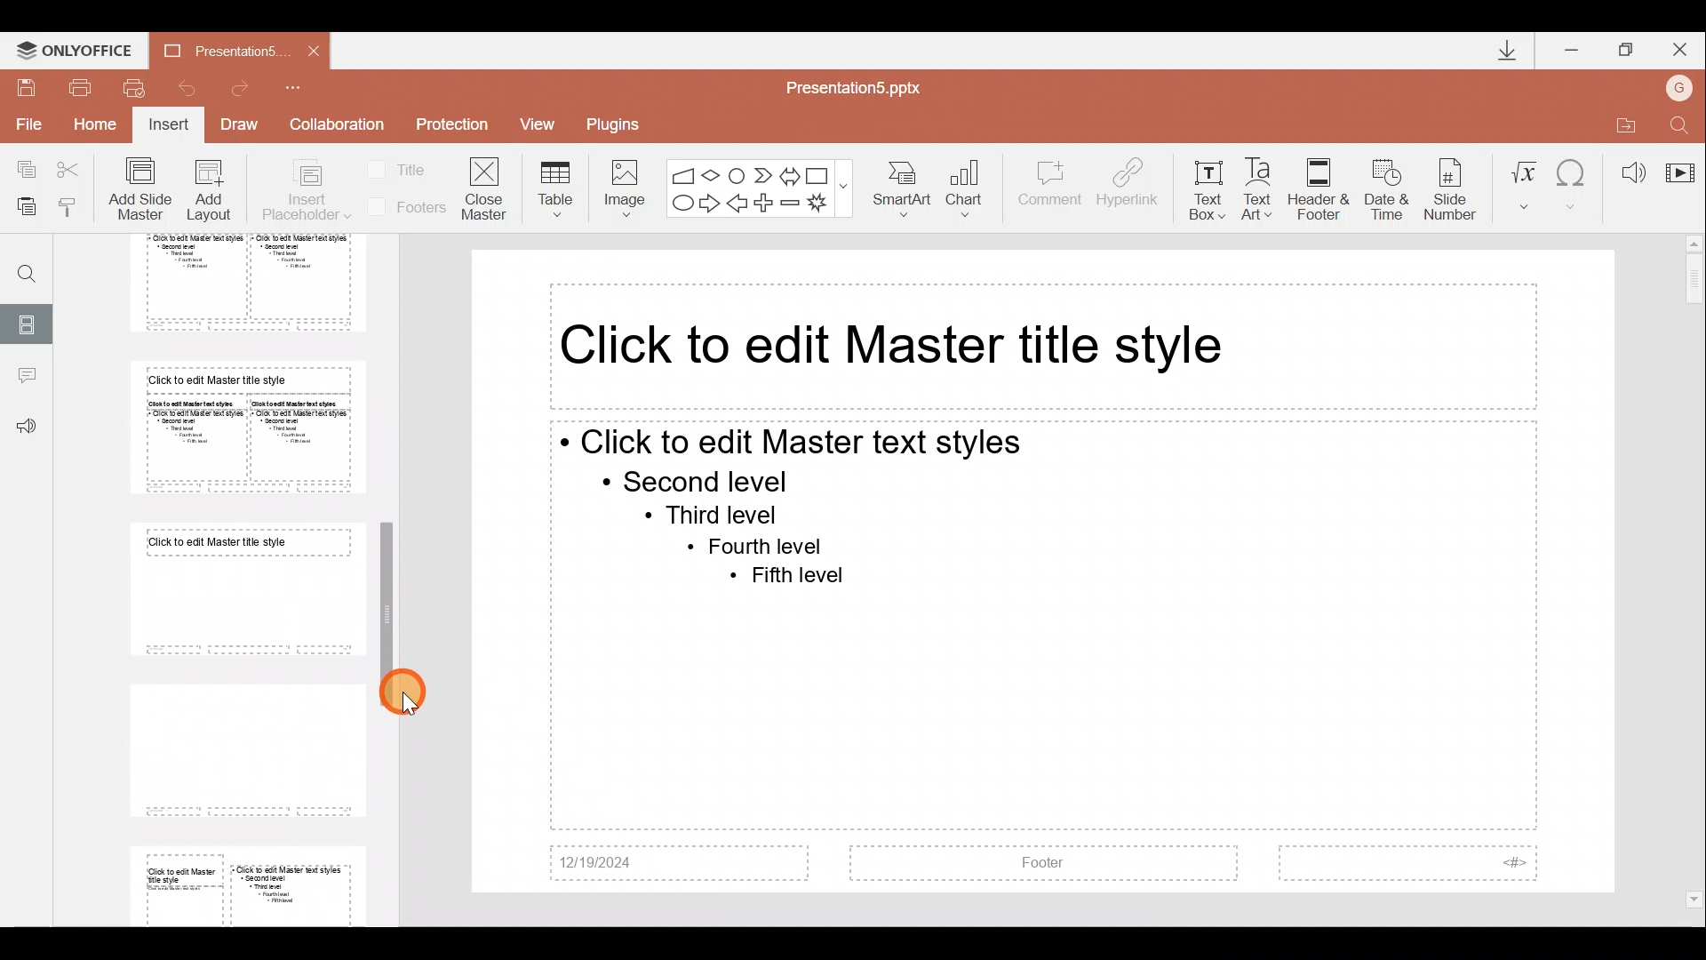  Describe the element at coordinates (1045, 572) in the screenshot. I see `Presentation slide` at that location.